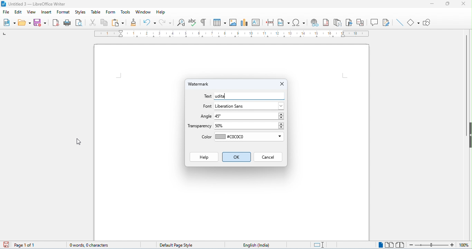 The height and width of the screenshot is (249, 472). Describe the element at coordinates (319, 245) in the screenshot. I see `standard selection` at that location.